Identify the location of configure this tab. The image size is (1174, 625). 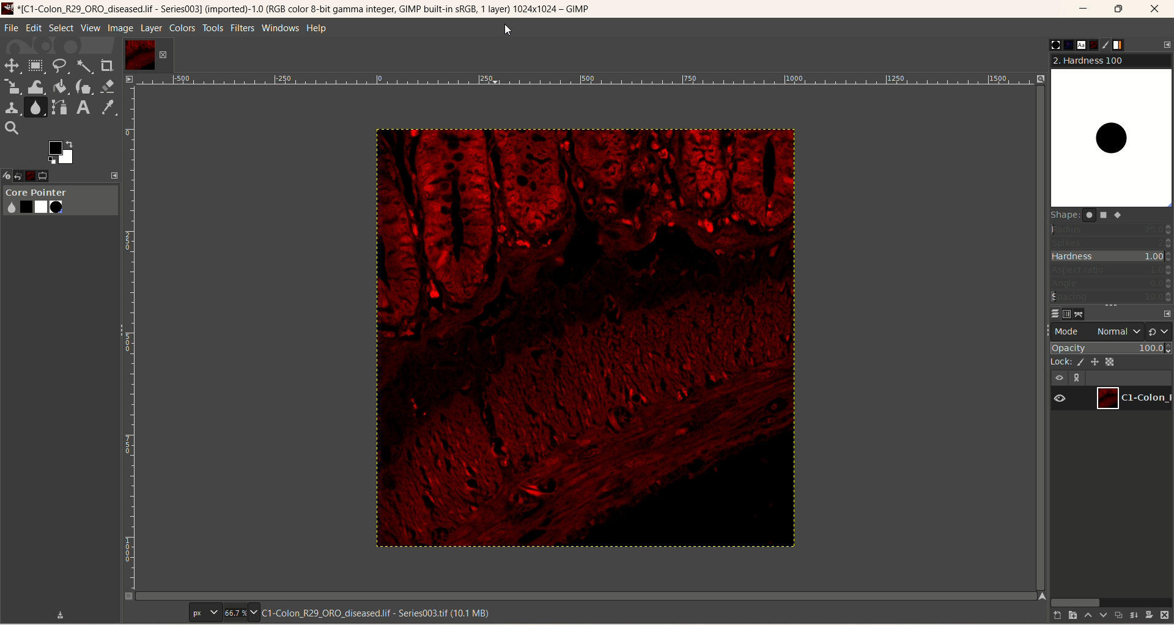
(1167, 44).